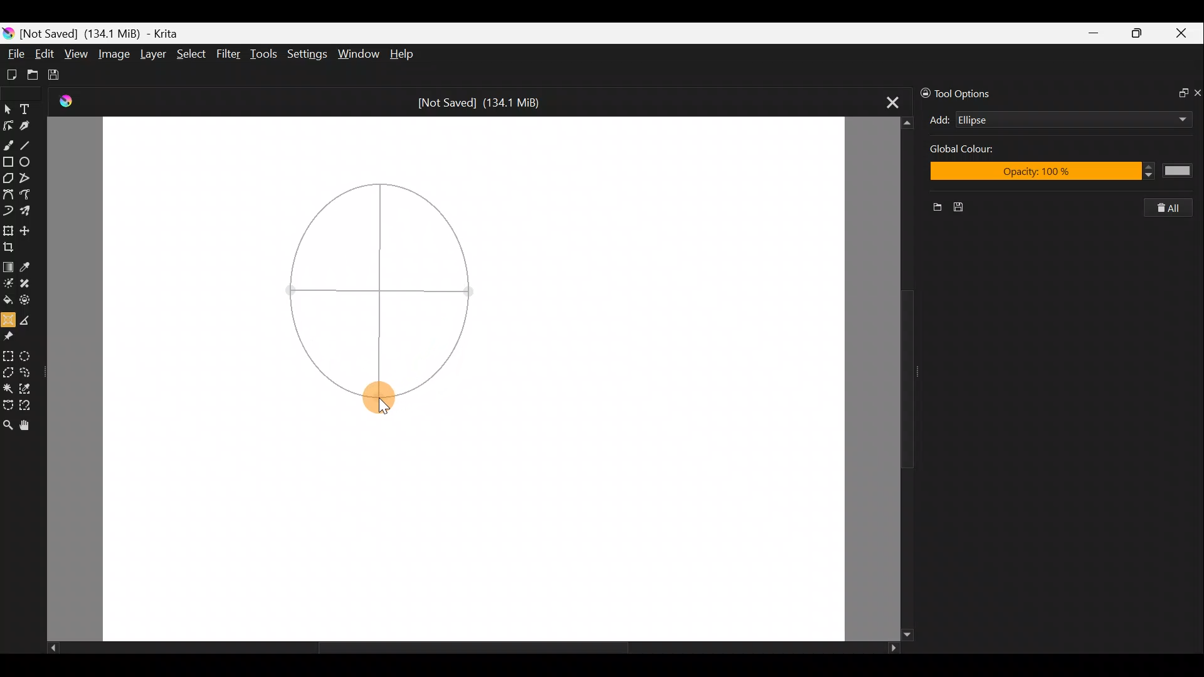 The height and width of the screenshot is (677, 1204). Describe the element at coordinates (485, 101) in the screenshot. I see `[Not Saved] (134.1 MiB)` at that location.